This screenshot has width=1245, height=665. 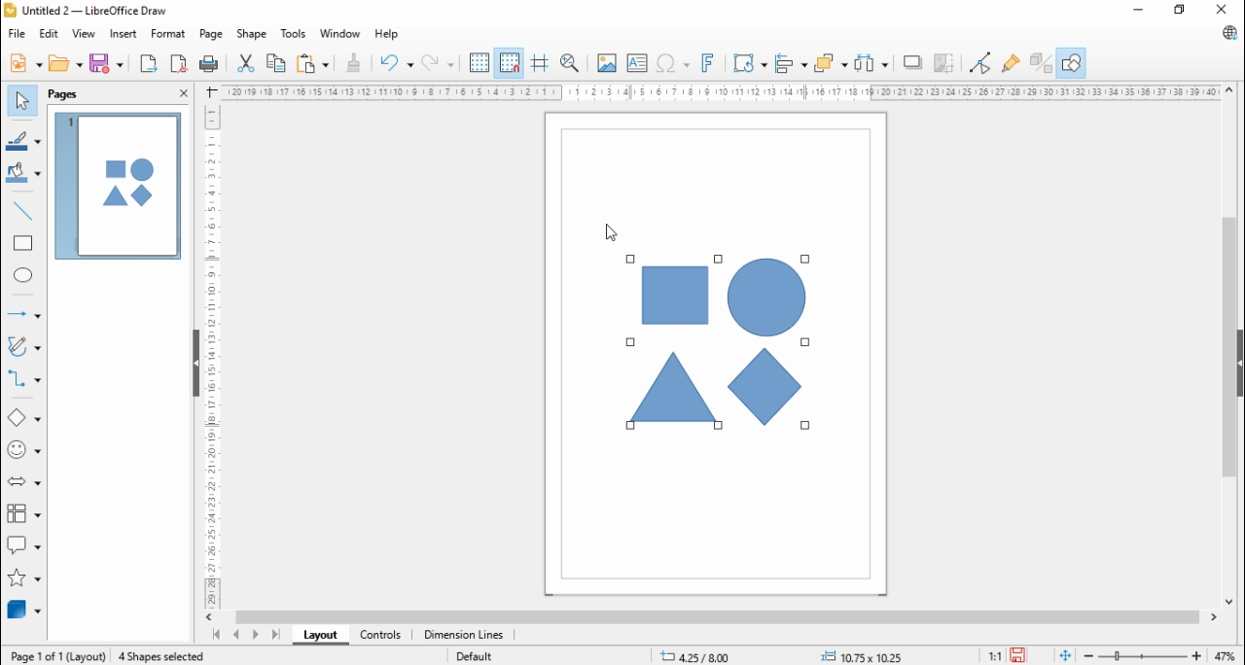 I want to click on undo, so click(x=397, y=64).